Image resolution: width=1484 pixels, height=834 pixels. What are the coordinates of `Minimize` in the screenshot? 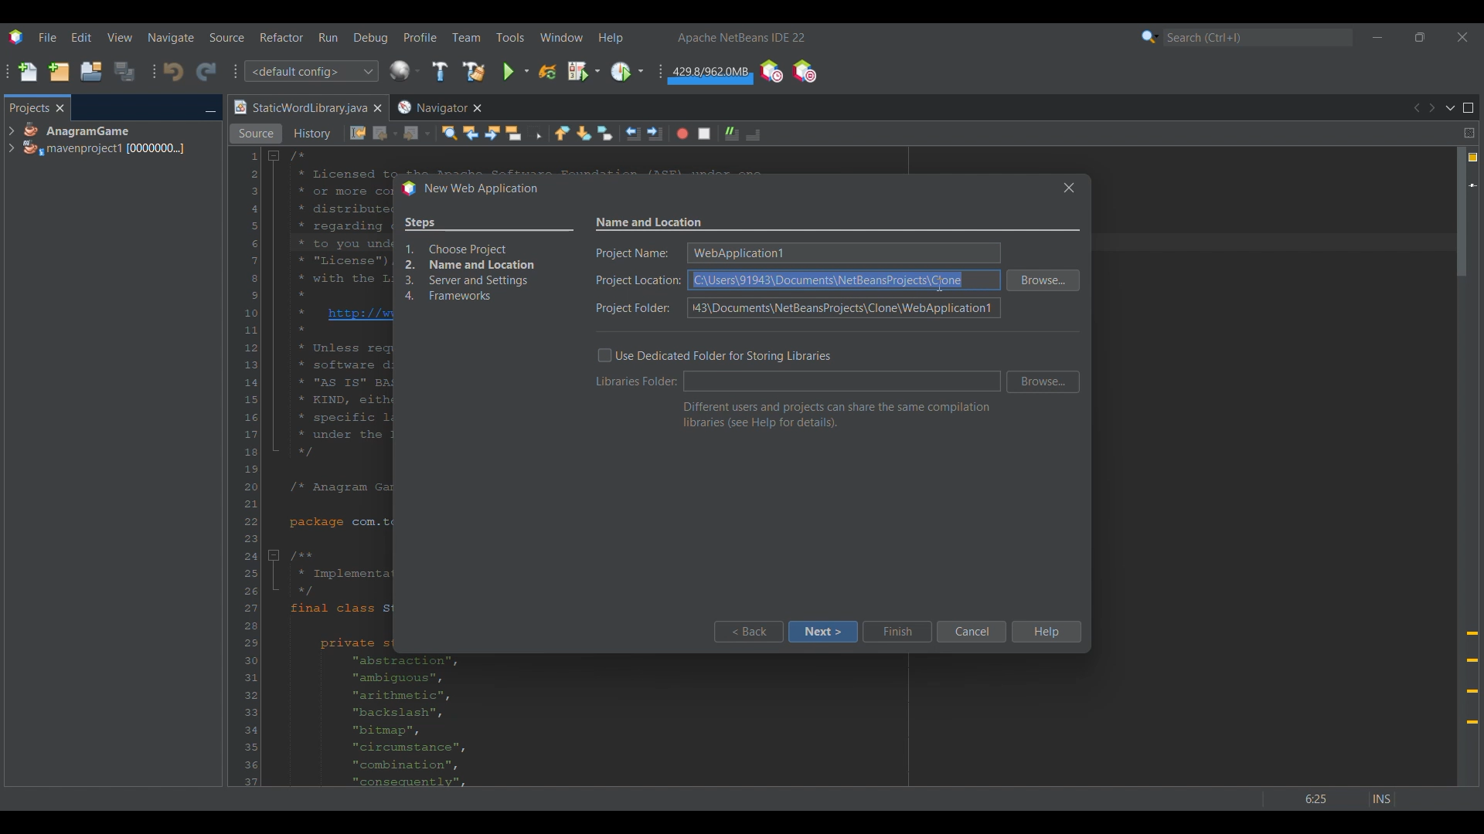 It's located at (210, 109).